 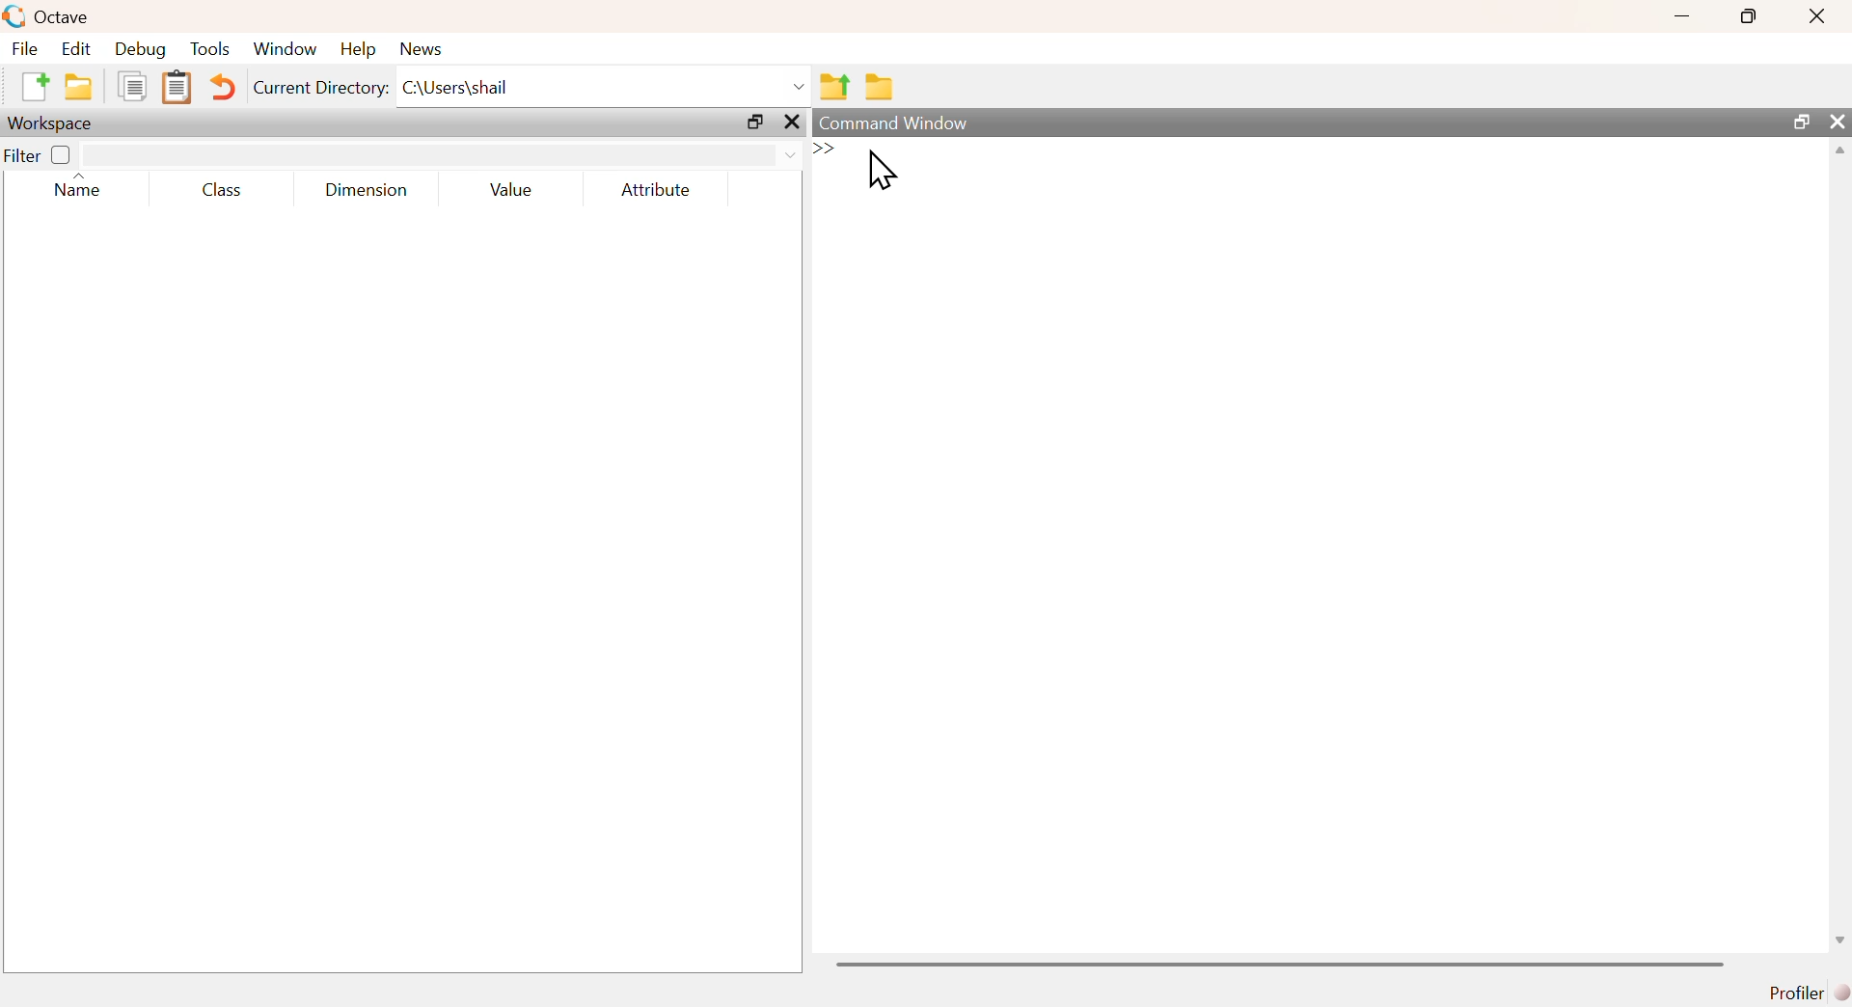 I want to click on Tools, so click(x=211, y=48).